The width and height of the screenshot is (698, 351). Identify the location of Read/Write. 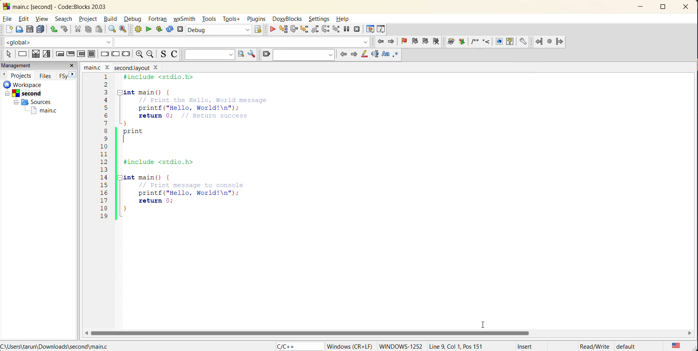
(594, 346).